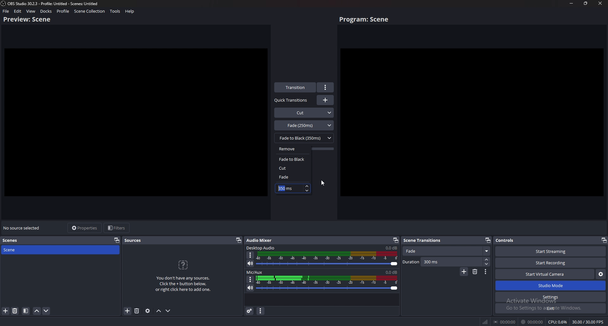  Describe the element at coordinates (85, 228) in the screenshot. I see `properties` at that location.